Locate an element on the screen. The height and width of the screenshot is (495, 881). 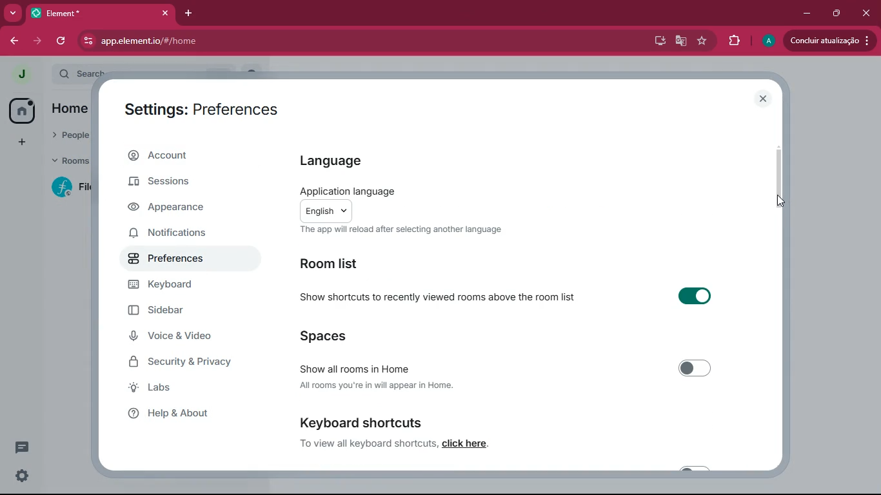
settings is located at coordinates (19, 477).